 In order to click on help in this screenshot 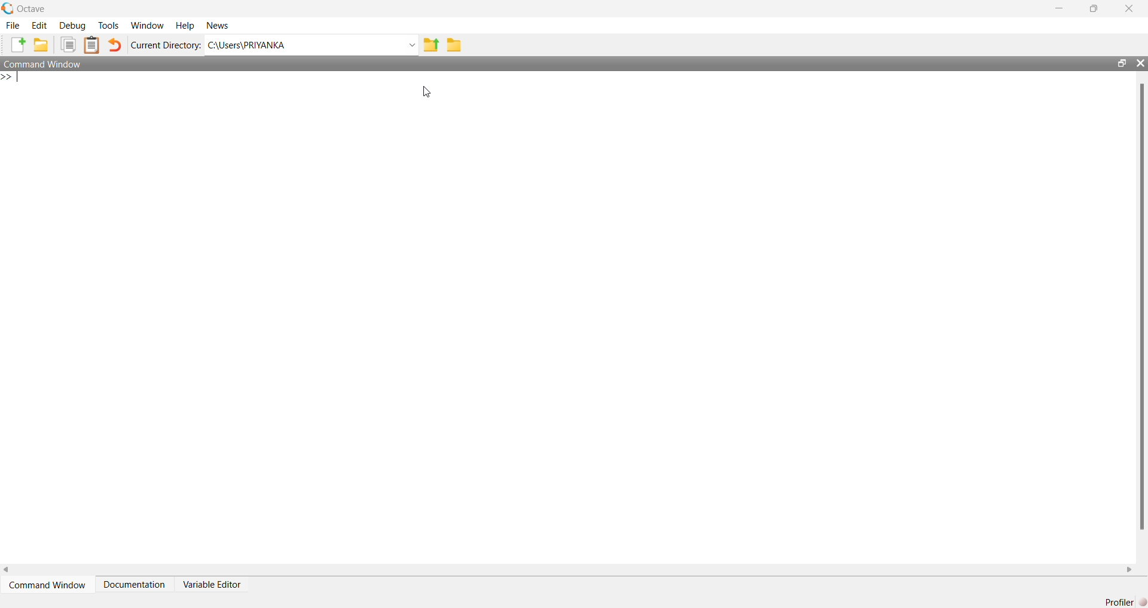, I will do `click(185, 25)`.